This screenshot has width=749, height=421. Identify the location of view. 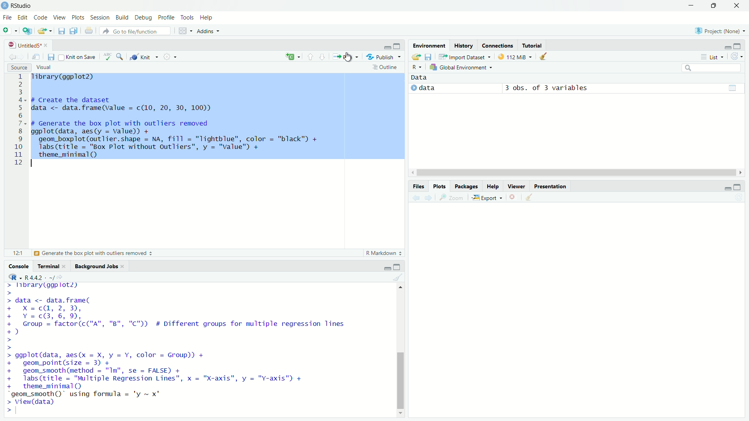
(733, 86).